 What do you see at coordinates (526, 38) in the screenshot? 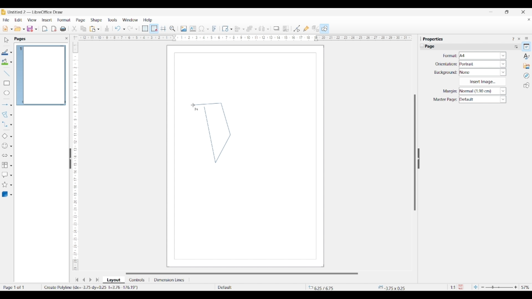
I see `Sidebar settings` at bounding box center [526, 38].